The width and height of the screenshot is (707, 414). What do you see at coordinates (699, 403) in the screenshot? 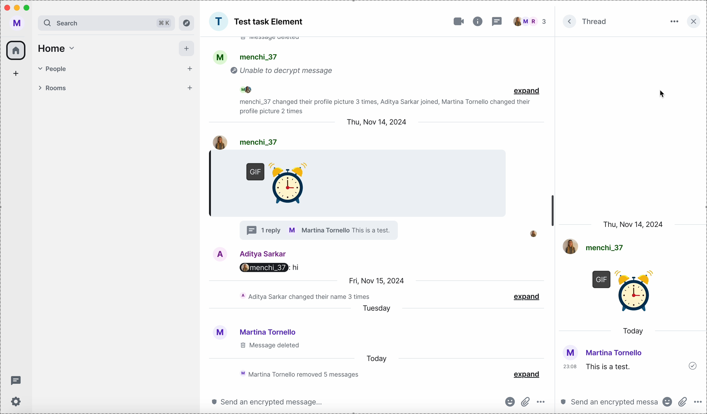
I see `more options` at bounding box center [699, 403].